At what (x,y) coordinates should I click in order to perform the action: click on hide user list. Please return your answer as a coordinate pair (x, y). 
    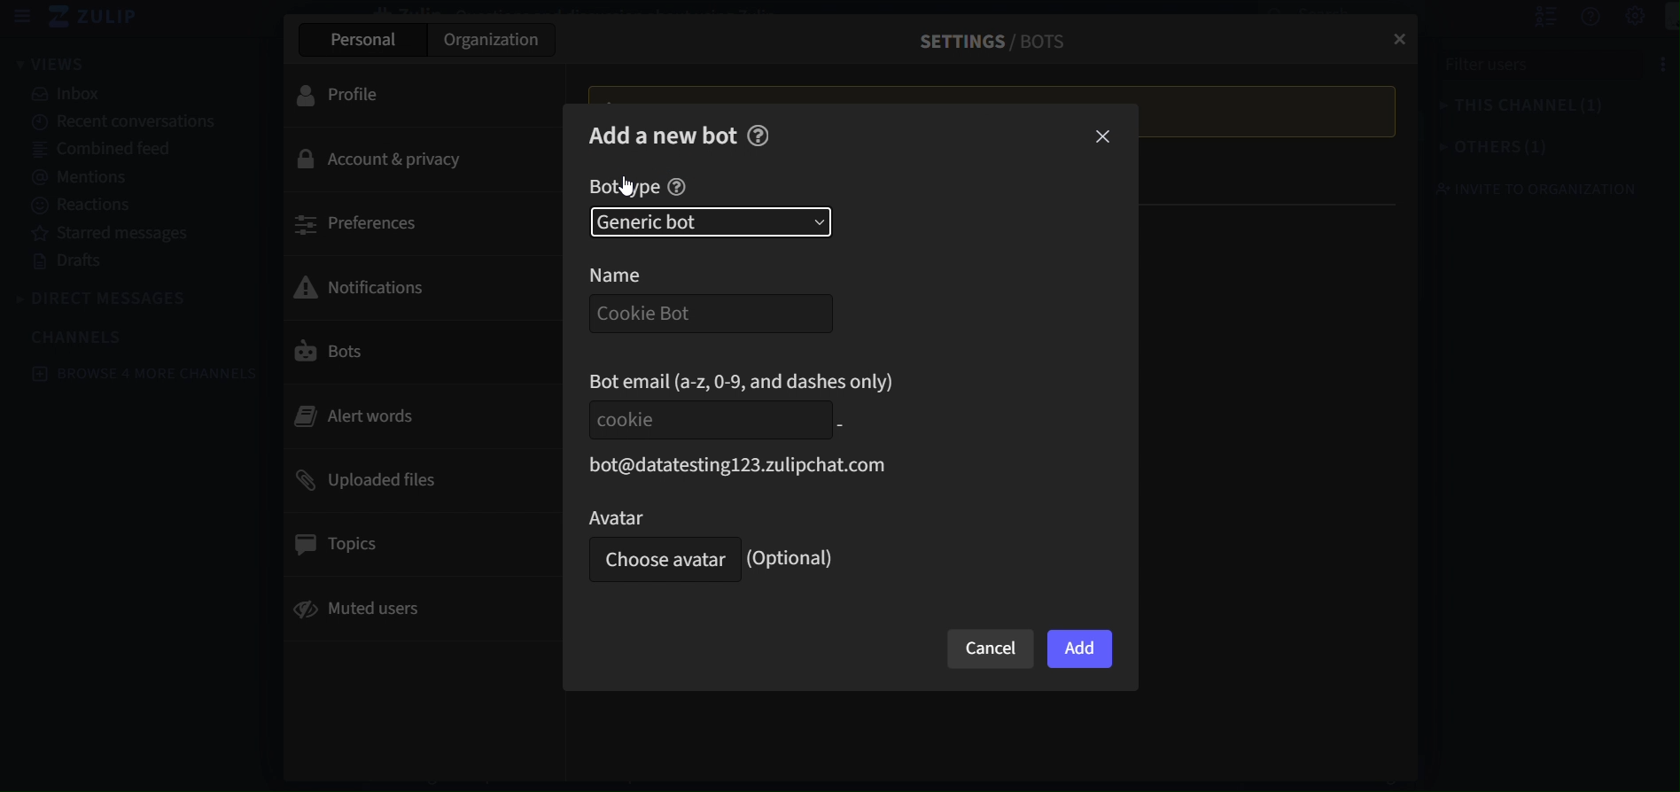
    Looking at the image, I should click on (1525, 17).